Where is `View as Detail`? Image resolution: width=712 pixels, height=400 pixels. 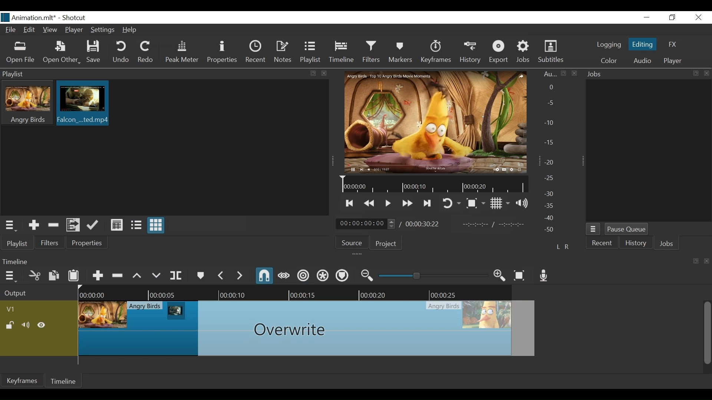 View as Detail is located at coordinates (116, 226).